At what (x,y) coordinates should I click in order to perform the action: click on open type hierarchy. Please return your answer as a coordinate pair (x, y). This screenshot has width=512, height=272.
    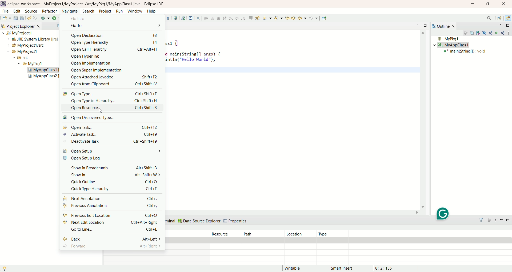
    Looking at the image, I should click on (113, 42).